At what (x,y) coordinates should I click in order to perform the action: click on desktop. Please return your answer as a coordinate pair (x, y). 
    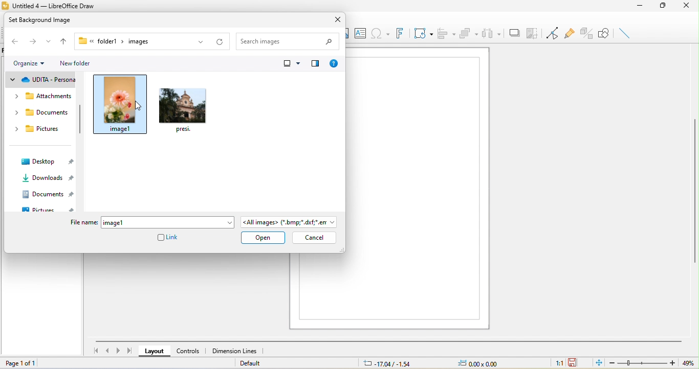
    Looking at the image, I should click on (47, 160).